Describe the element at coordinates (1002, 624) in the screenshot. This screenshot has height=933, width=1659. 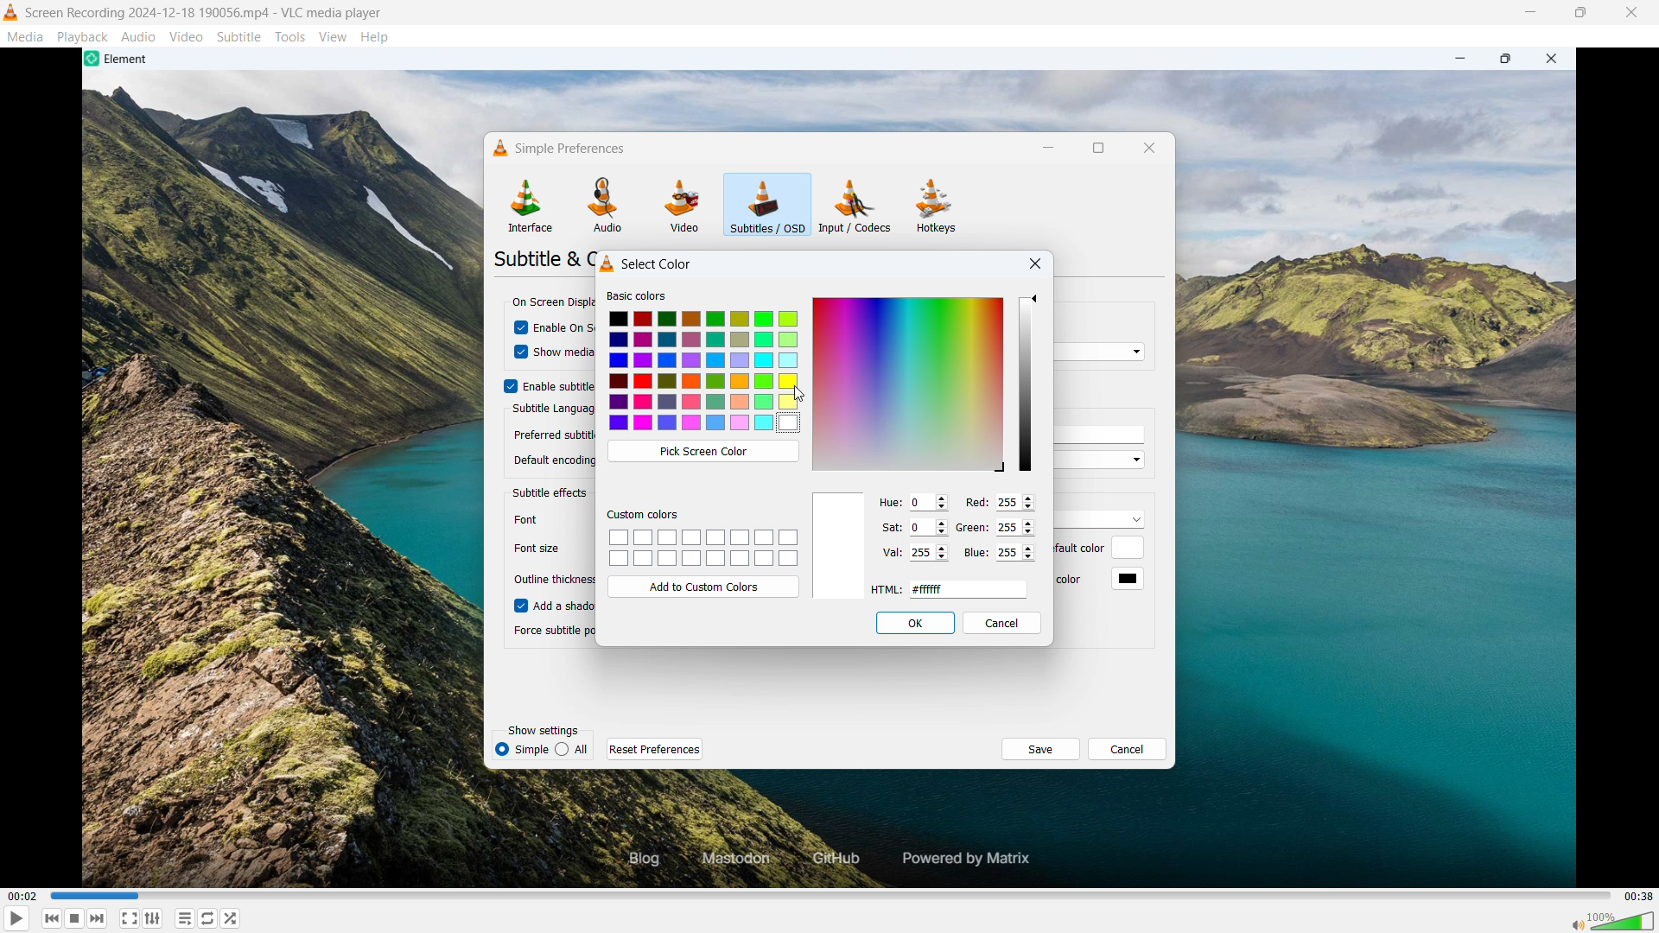
I see `Cancel ` at that location.